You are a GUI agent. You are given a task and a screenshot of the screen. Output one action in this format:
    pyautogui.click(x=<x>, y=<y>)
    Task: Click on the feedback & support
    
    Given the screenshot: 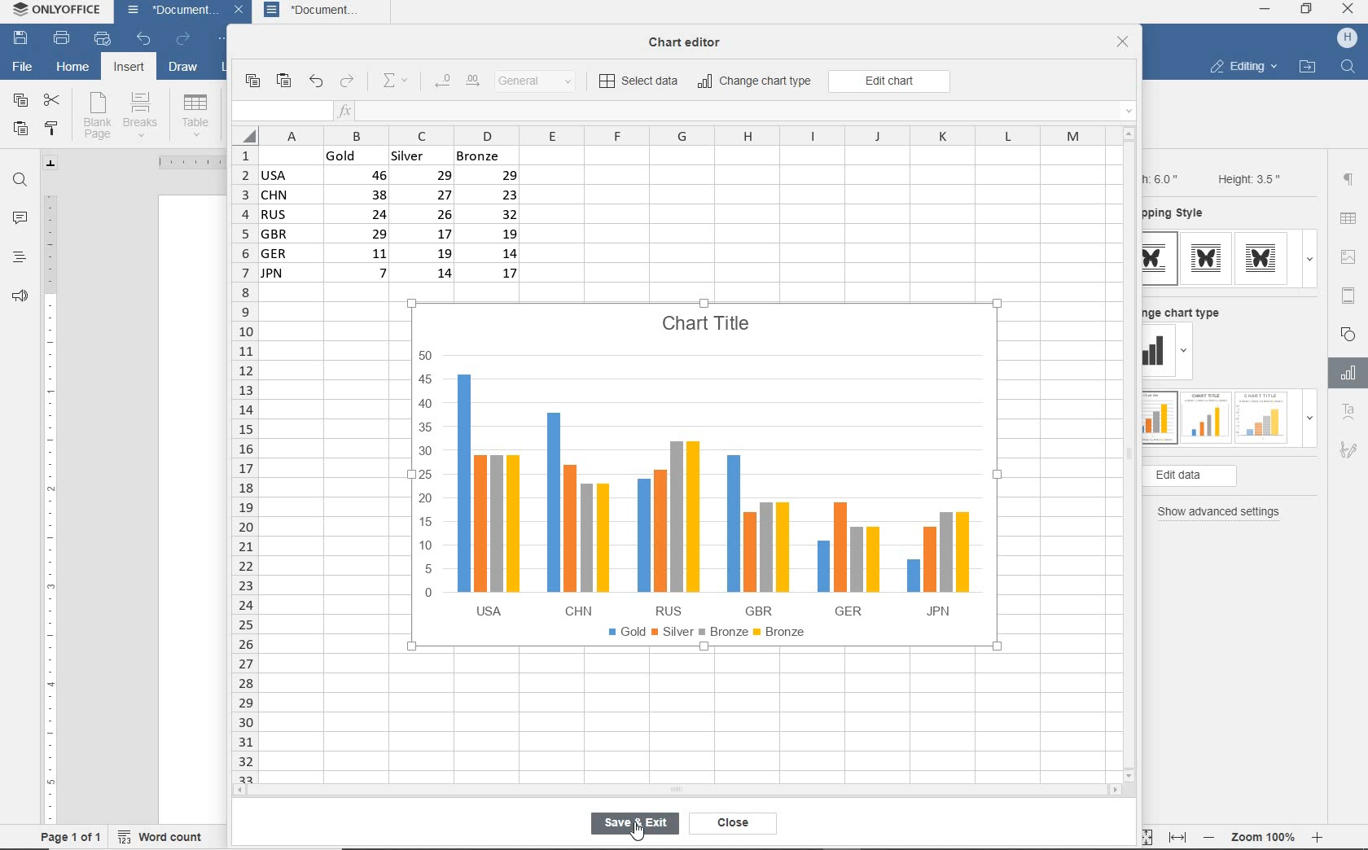 What is the action you would take?
    pyautogui.click(x=18, y=300)
    